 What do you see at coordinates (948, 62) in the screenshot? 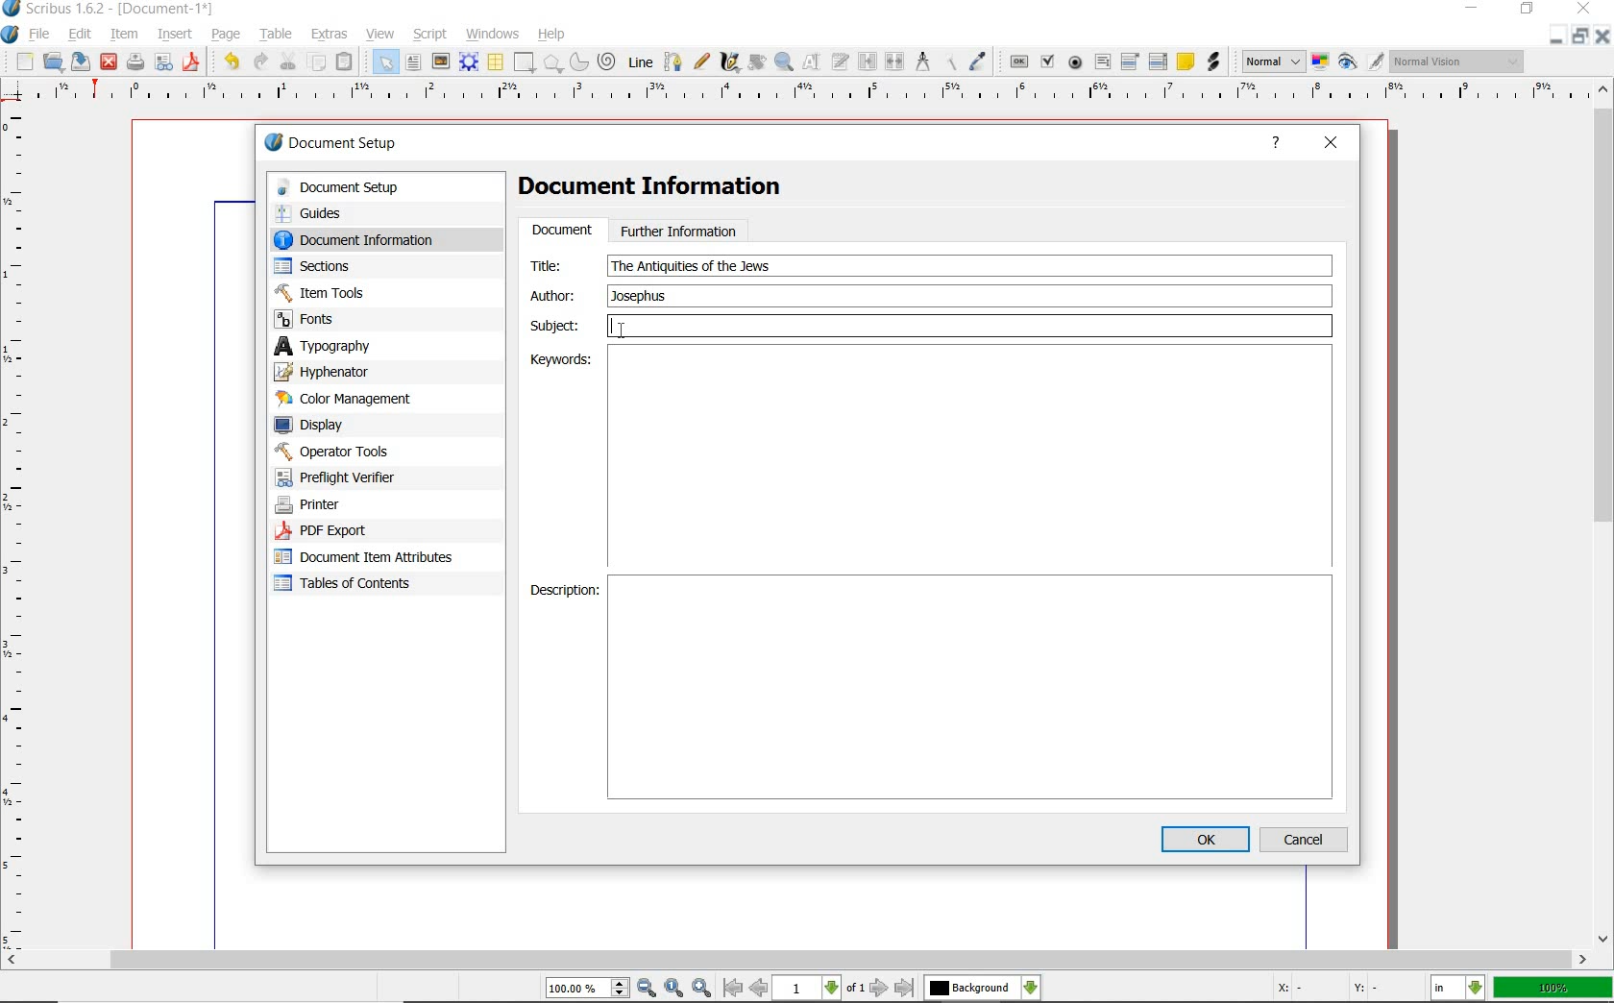
I see `copy item properties` at bounding box center [948, 62].